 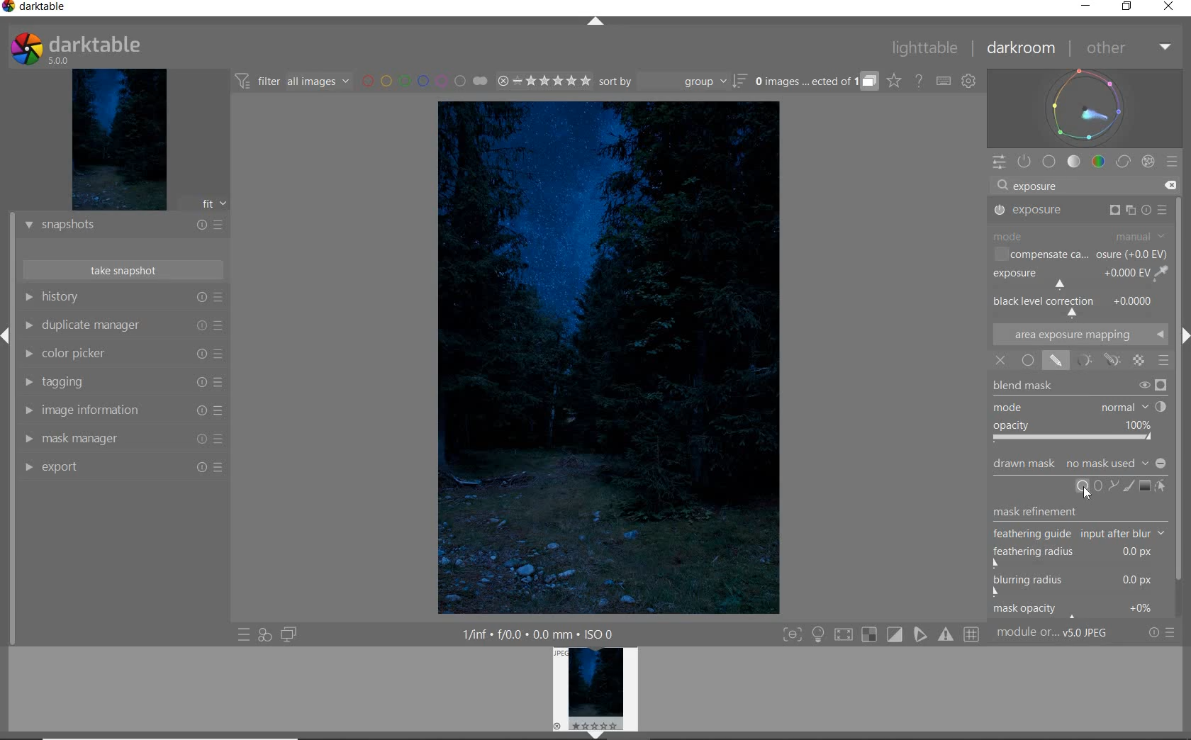 What do you see at coordinates (1148, 162) in the screenshot?
I see `EFFECT` at bounding box center [1148, 162].